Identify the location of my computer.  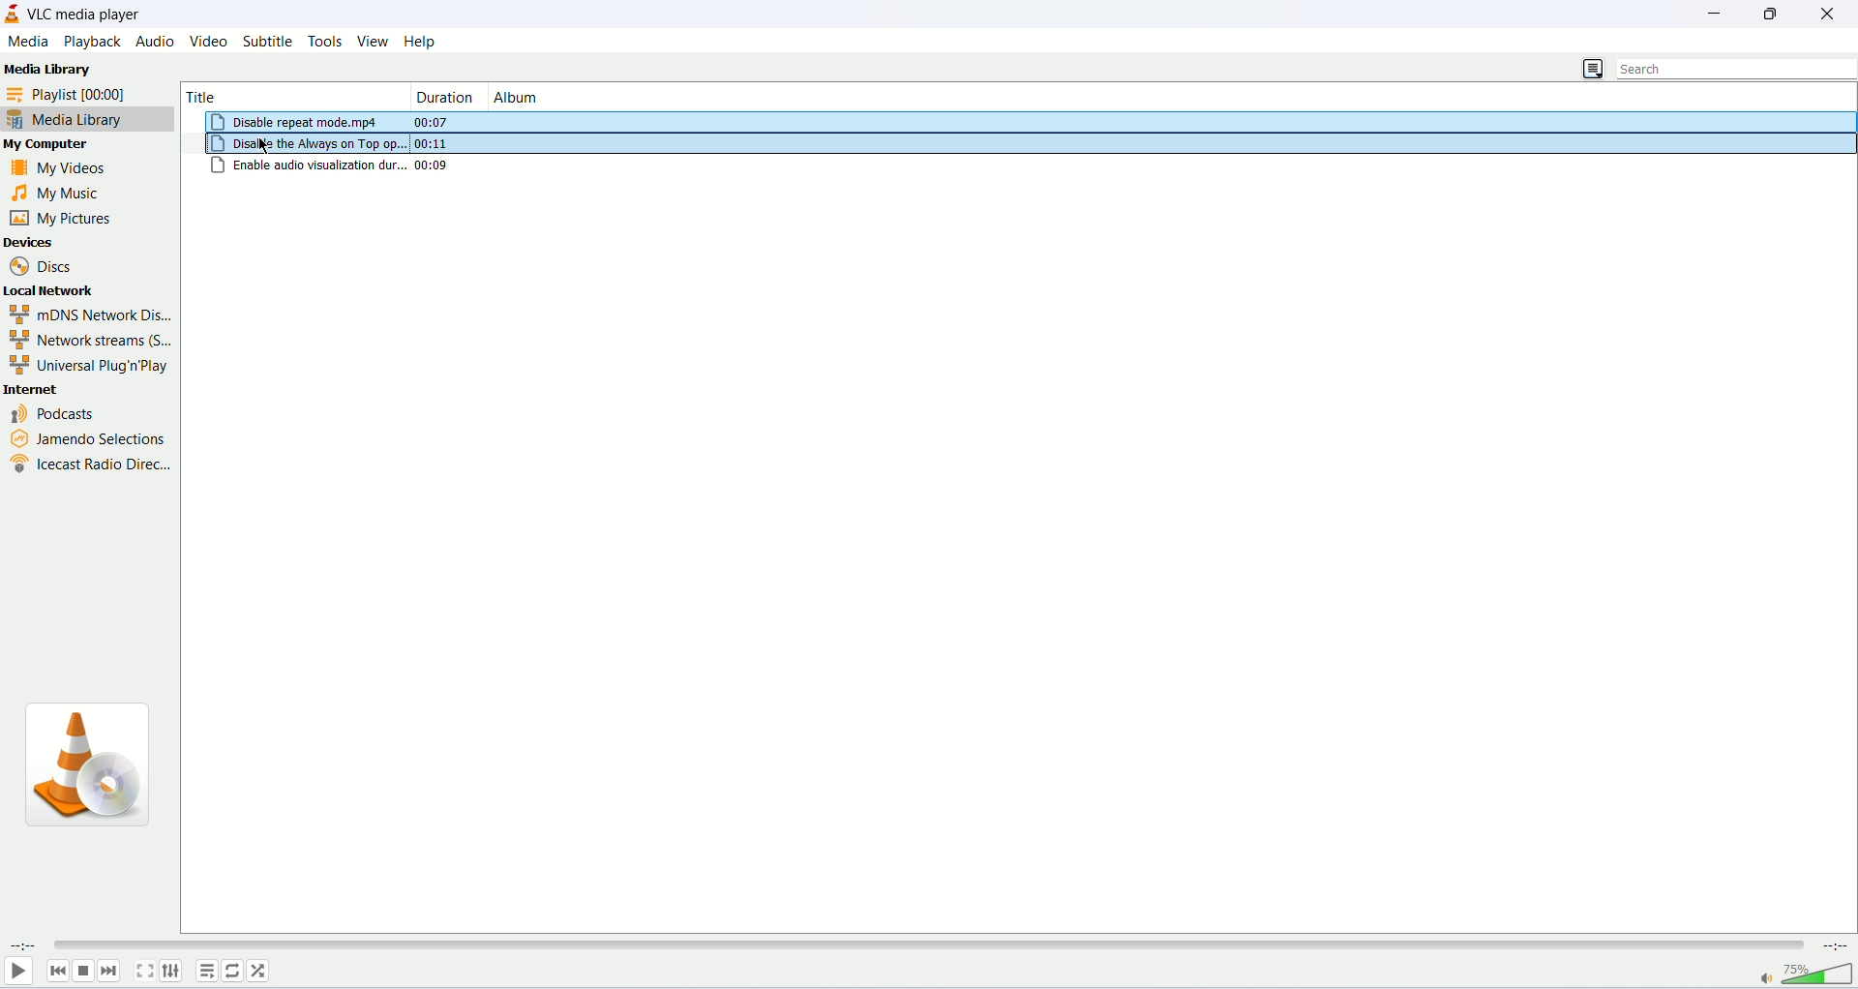
(63, 146).